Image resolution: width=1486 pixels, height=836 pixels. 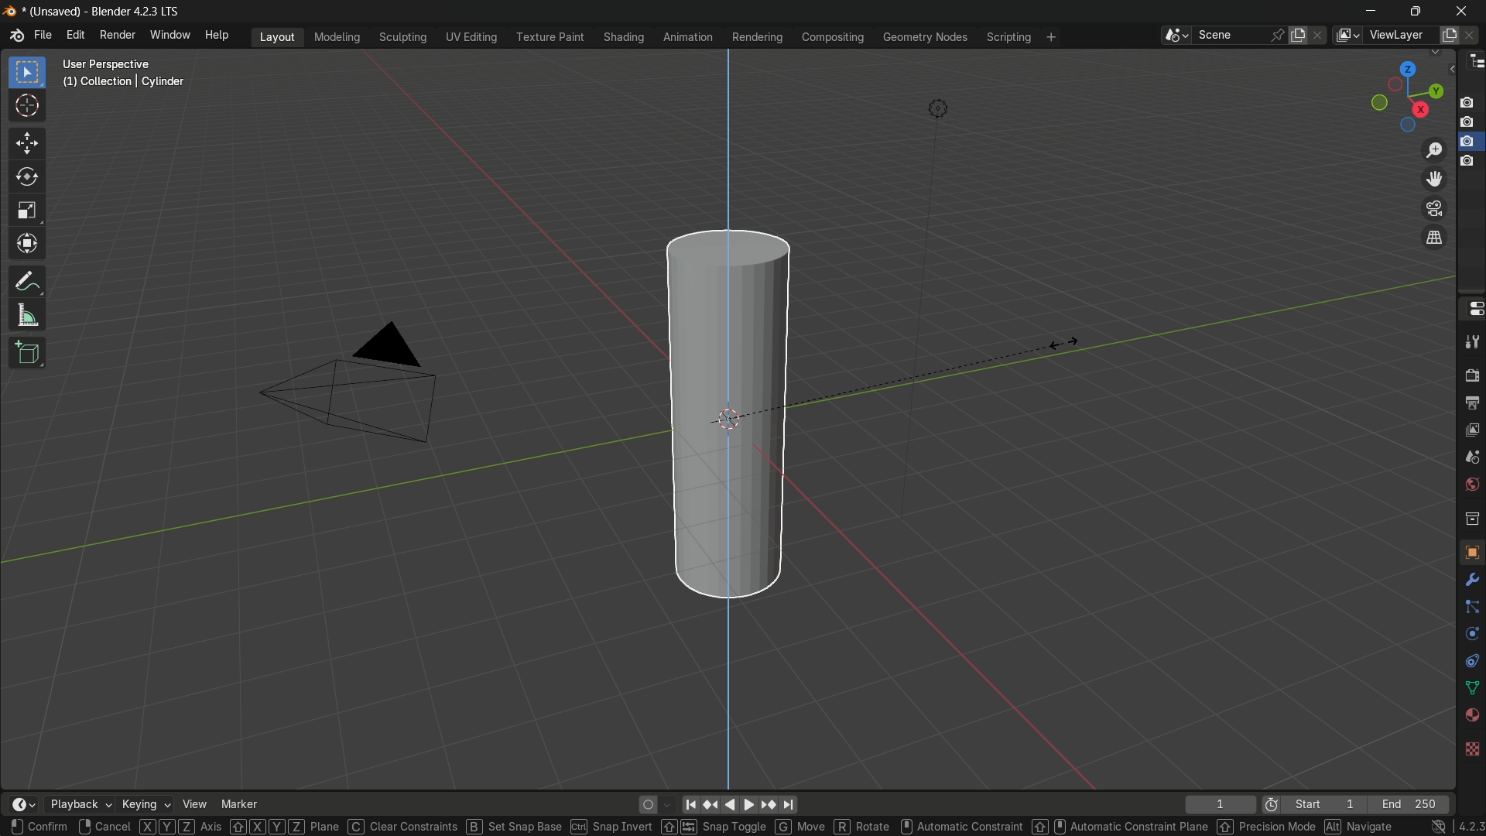 I want to click on cursor, so click(x=1063, y=345).